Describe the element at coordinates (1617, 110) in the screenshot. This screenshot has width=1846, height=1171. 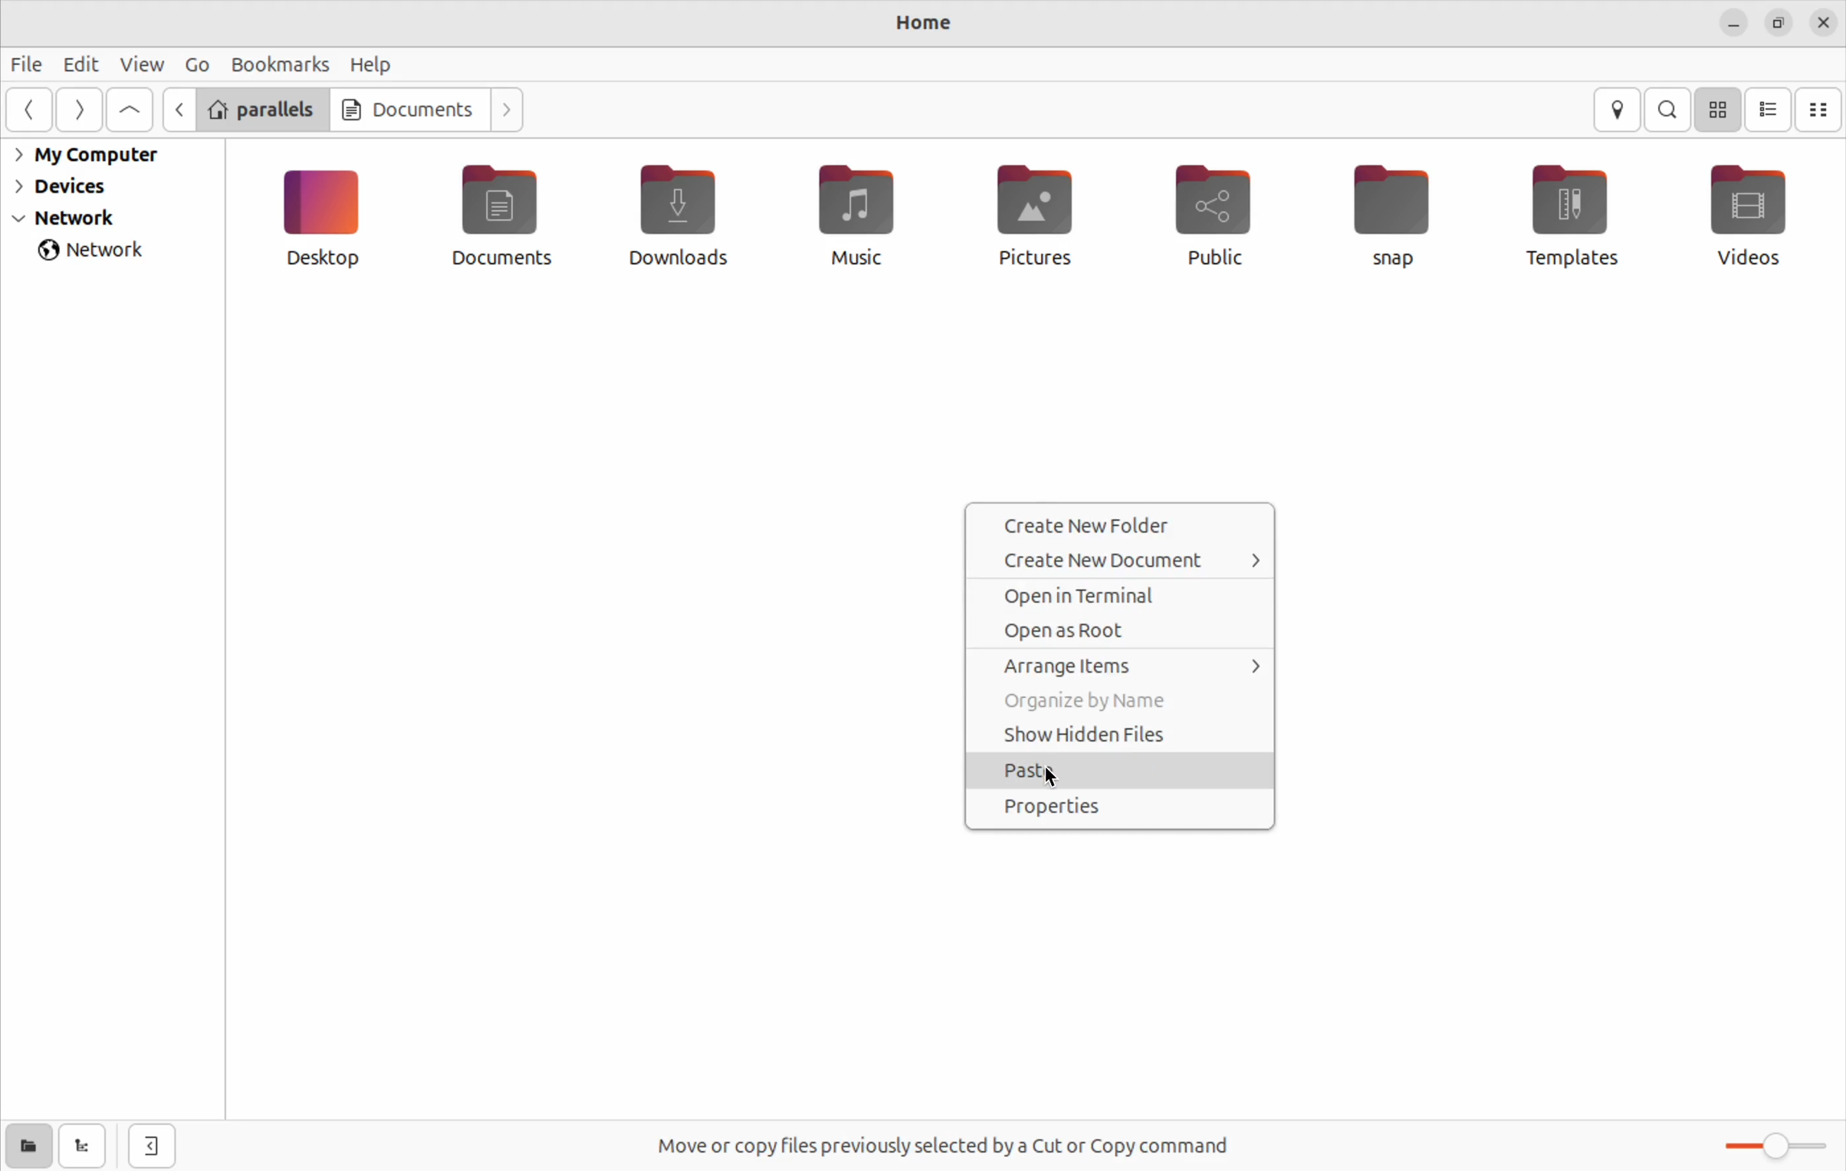
I see `location` at that location.